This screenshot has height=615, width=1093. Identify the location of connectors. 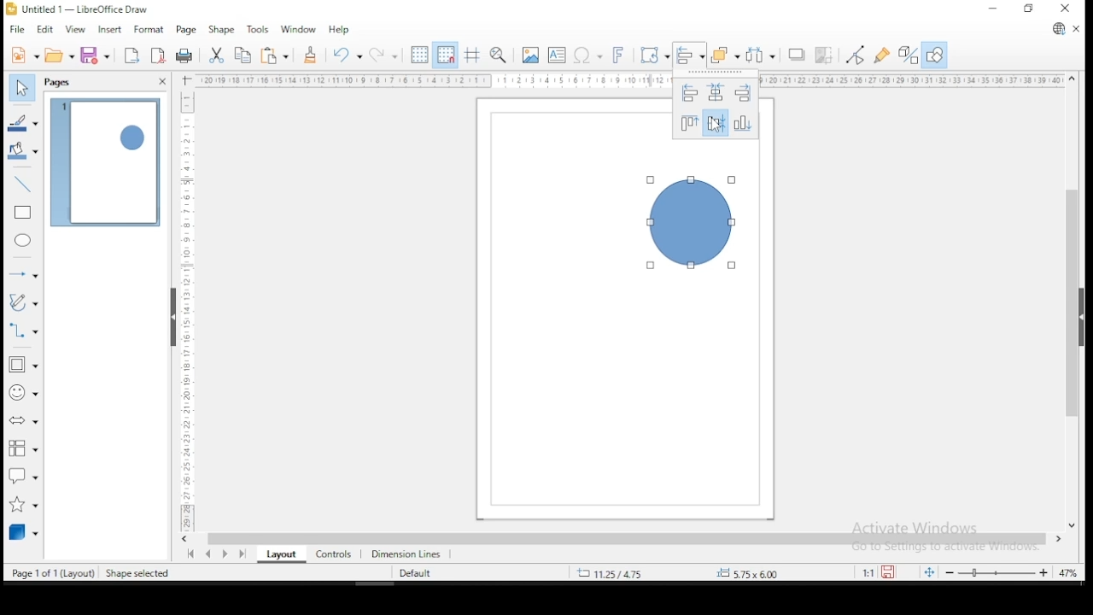
(21, 329).